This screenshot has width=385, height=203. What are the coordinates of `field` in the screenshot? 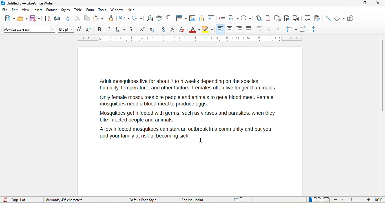 It's located at (234, 18).